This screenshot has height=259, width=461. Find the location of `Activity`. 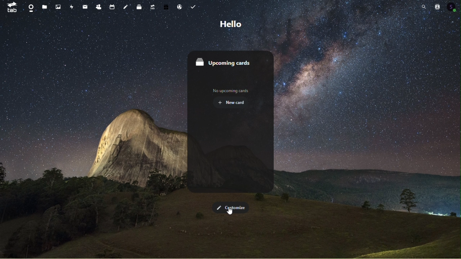

Activity is located at coordinates (73, 6).